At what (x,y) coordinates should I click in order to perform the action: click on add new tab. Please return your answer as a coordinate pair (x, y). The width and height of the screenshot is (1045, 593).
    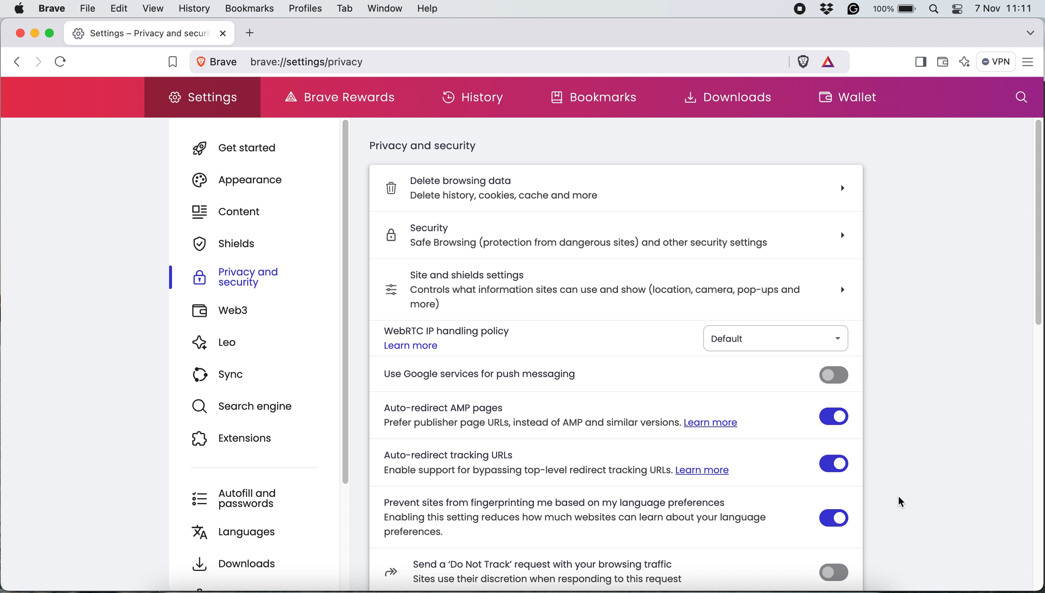
    Looking at the image, I should click on (248, 33).